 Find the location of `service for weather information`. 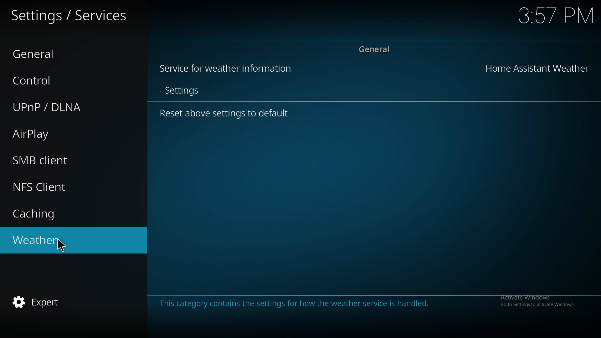

service for weather information is located at coordinates (229, 69).